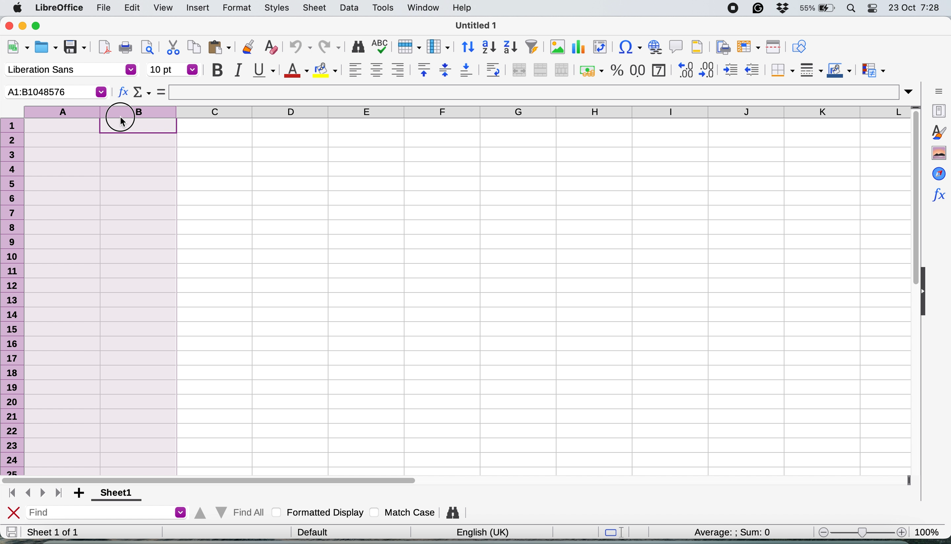 This screenshot has width=951, height=544. I want to click on zoom factor, so click(930, 530).